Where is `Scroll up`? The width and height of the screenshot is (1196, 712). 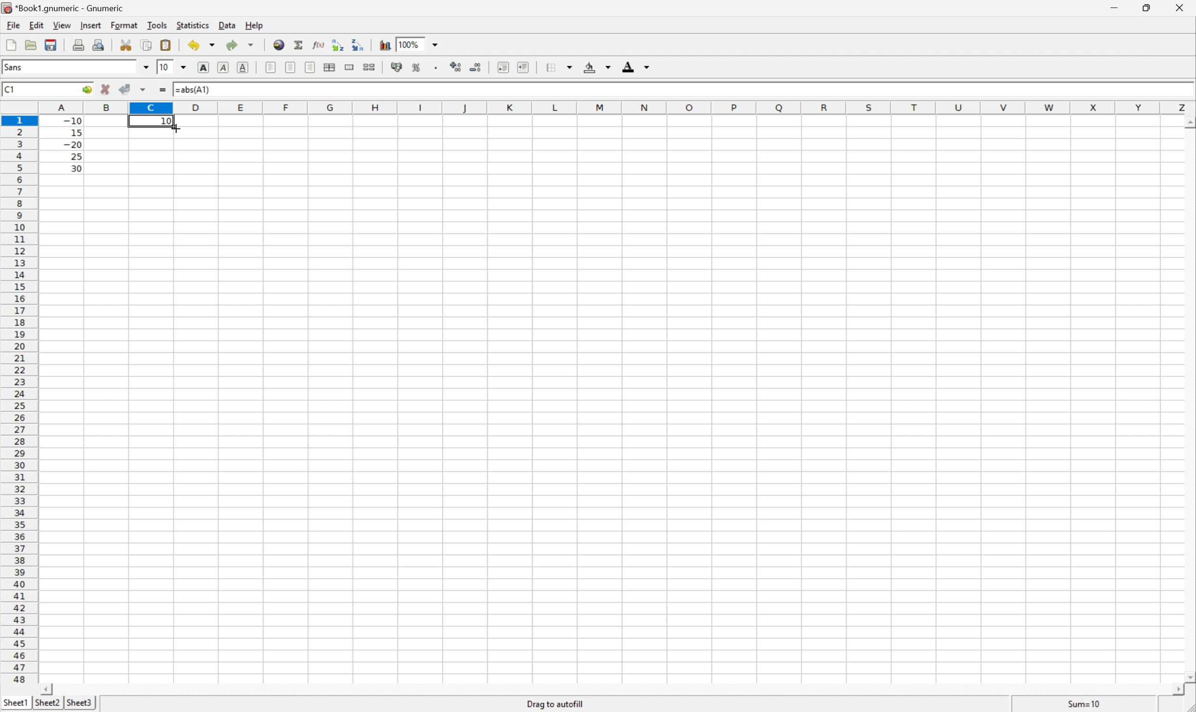
Scroll up is located at coordinates (1188, 122).